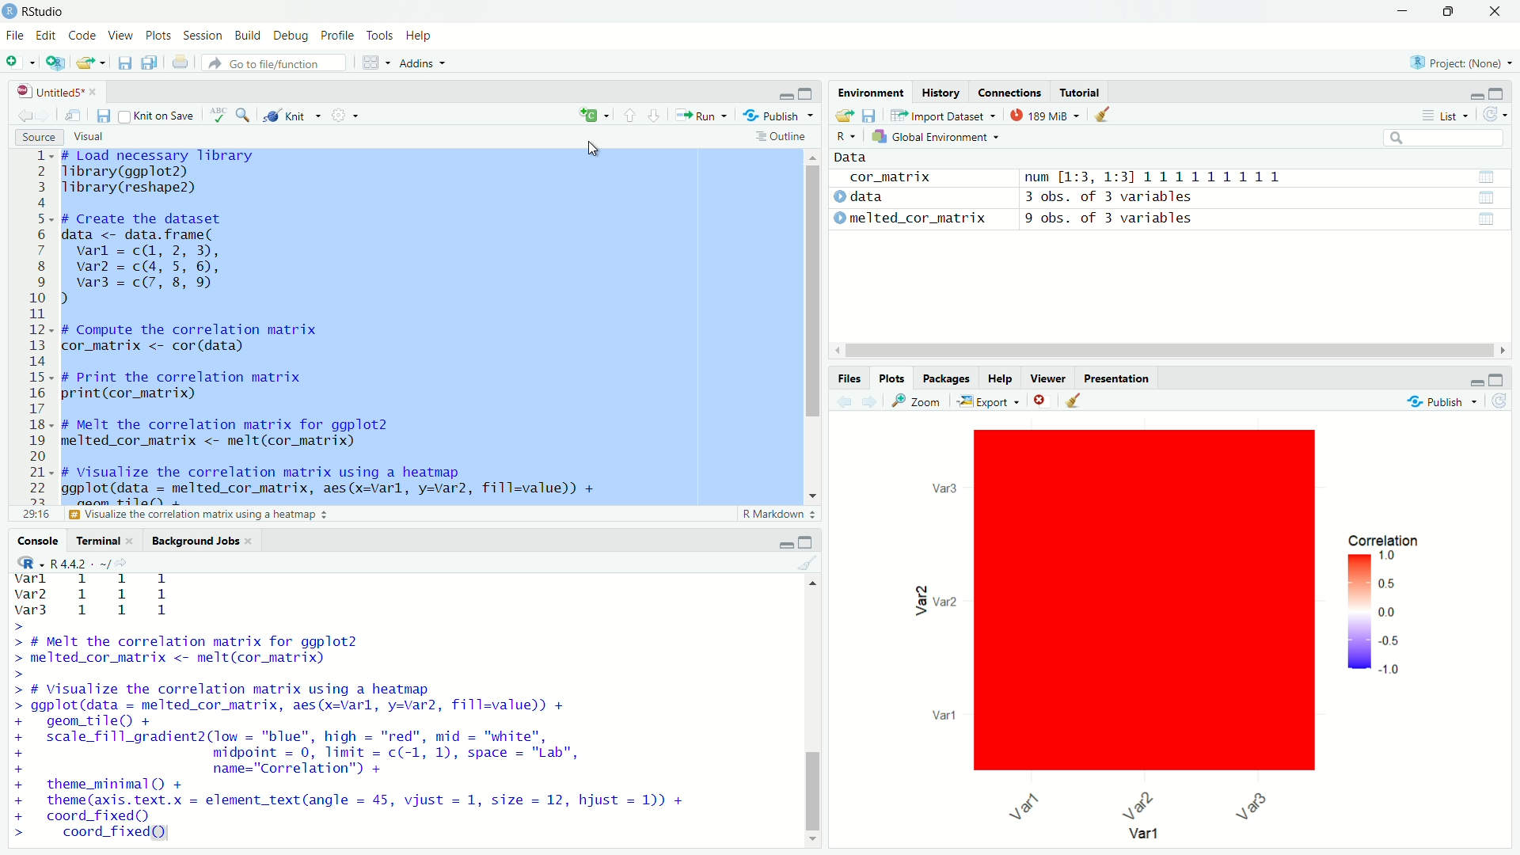  I want to click on knit on save, so click(158, 116).